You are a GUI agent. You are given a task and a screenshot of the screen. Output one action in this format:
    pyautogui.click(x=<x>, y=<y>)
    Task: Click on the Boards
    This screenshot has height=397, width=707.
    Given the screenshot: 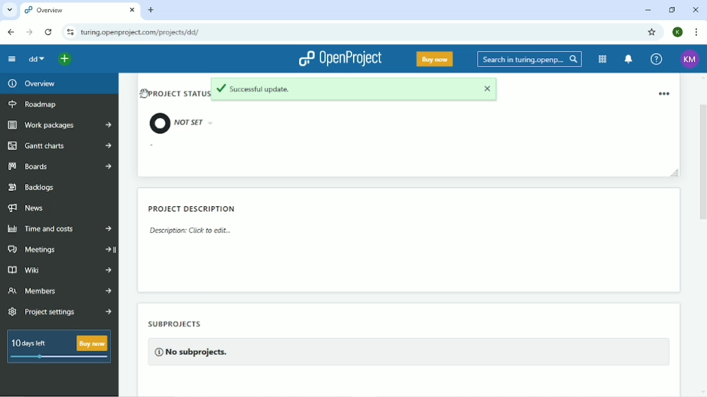 What is the action you would take?
    pyautogui.click(x=58, y=167)
    